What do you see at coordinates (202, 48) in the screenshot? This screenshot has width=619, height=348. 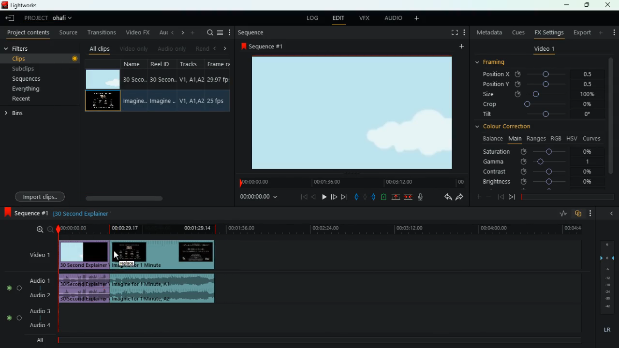 I see `rend` at bounding box center [202, 48].